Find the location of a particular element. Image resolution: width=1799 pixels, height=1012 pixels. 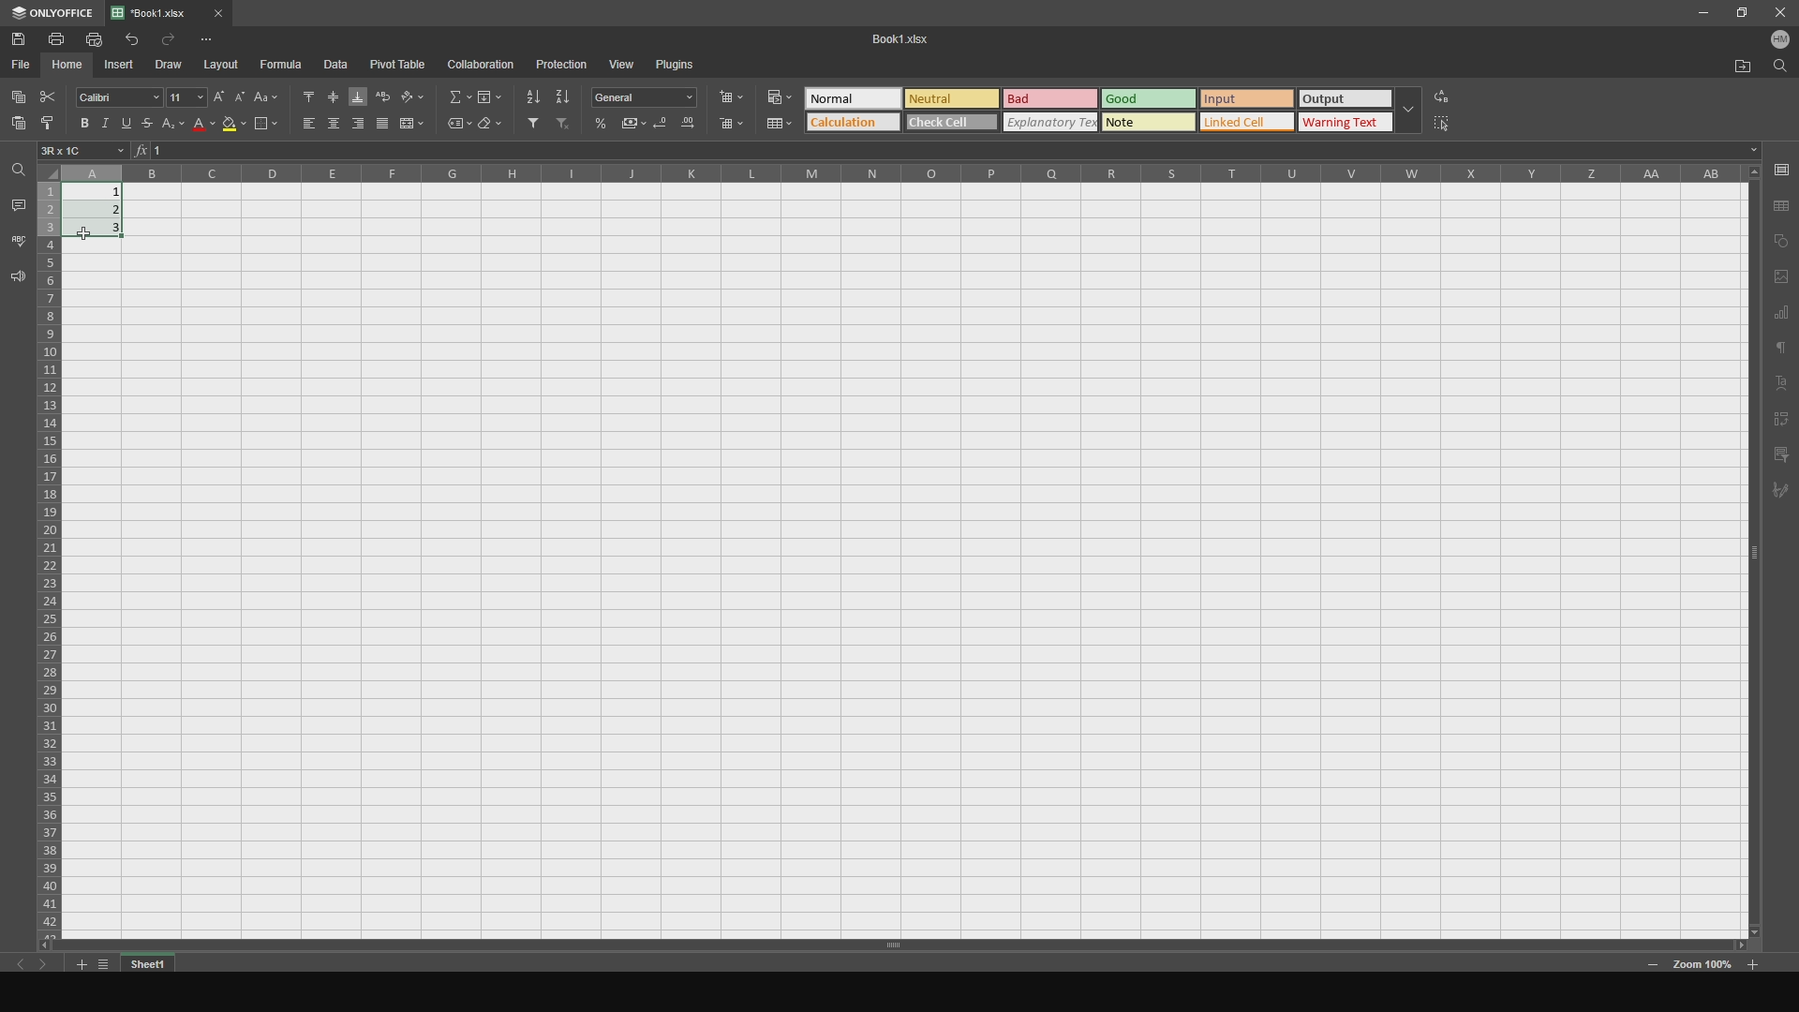

align buttom is located at coordinates (357, 94).